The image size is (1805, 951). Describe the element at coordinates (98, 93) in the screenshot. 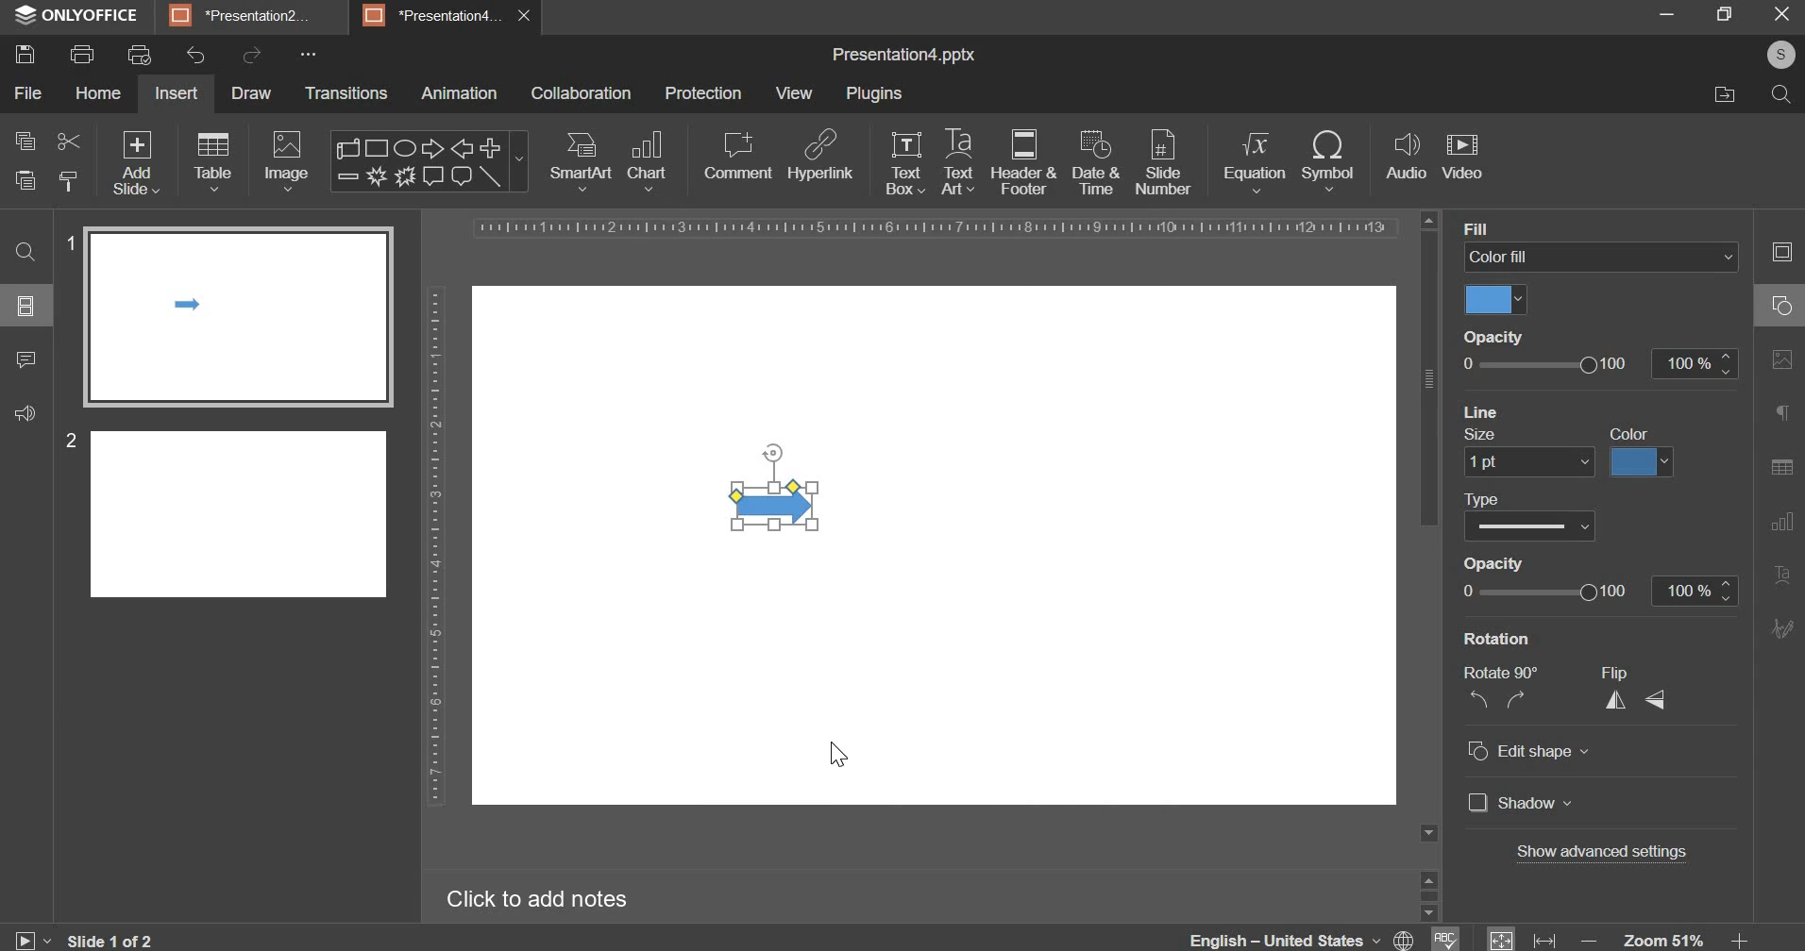

I see `home` at that location.